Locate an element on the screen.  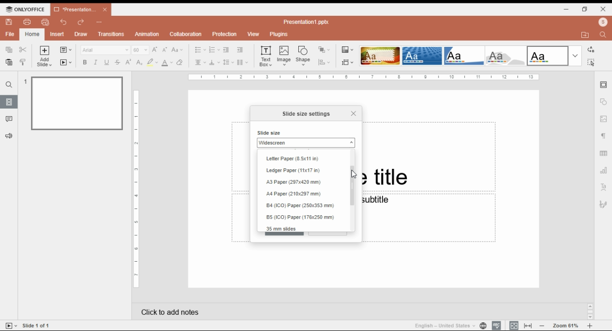
35 mm slides is located at coordinates (283, 228).